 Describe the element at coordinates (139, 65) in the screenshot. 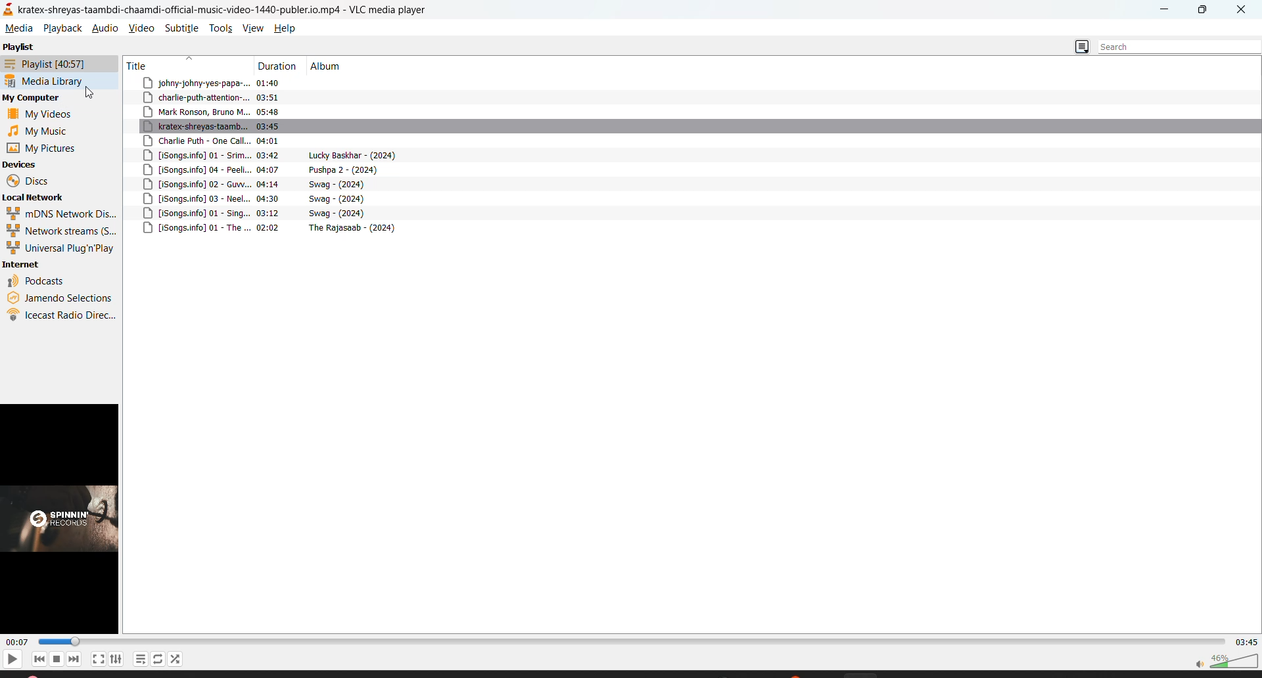

I see `title` at that location.